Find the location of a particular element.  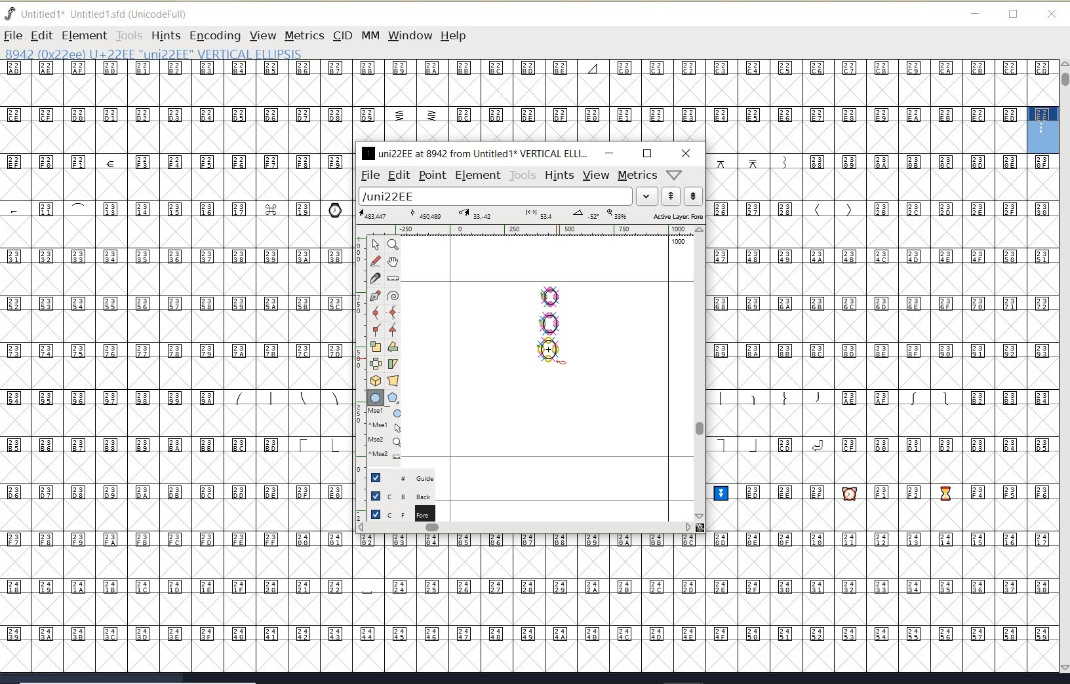

rotate the selection in 3d and project back to plane is located at coordinates (376, 381).